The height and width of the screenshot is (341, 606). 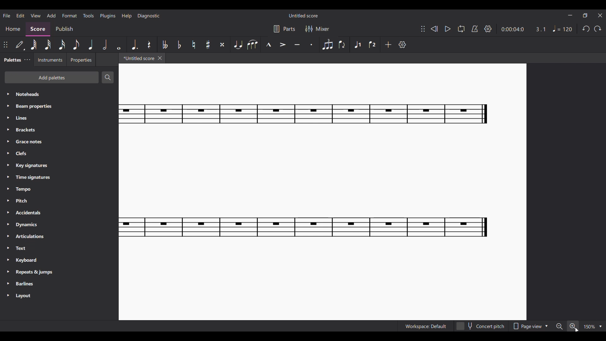 I want to click on Voice 2, so click(x=372, y=45).